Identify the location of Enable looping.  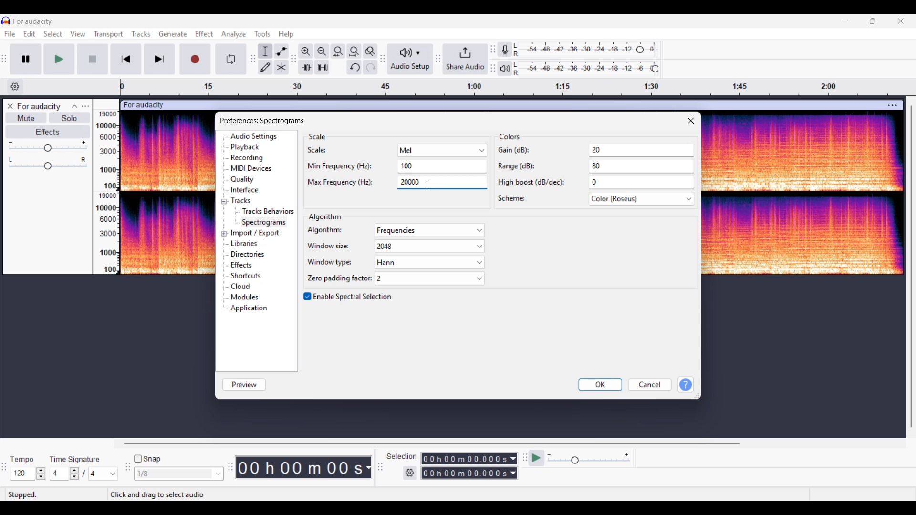
(231, 59).